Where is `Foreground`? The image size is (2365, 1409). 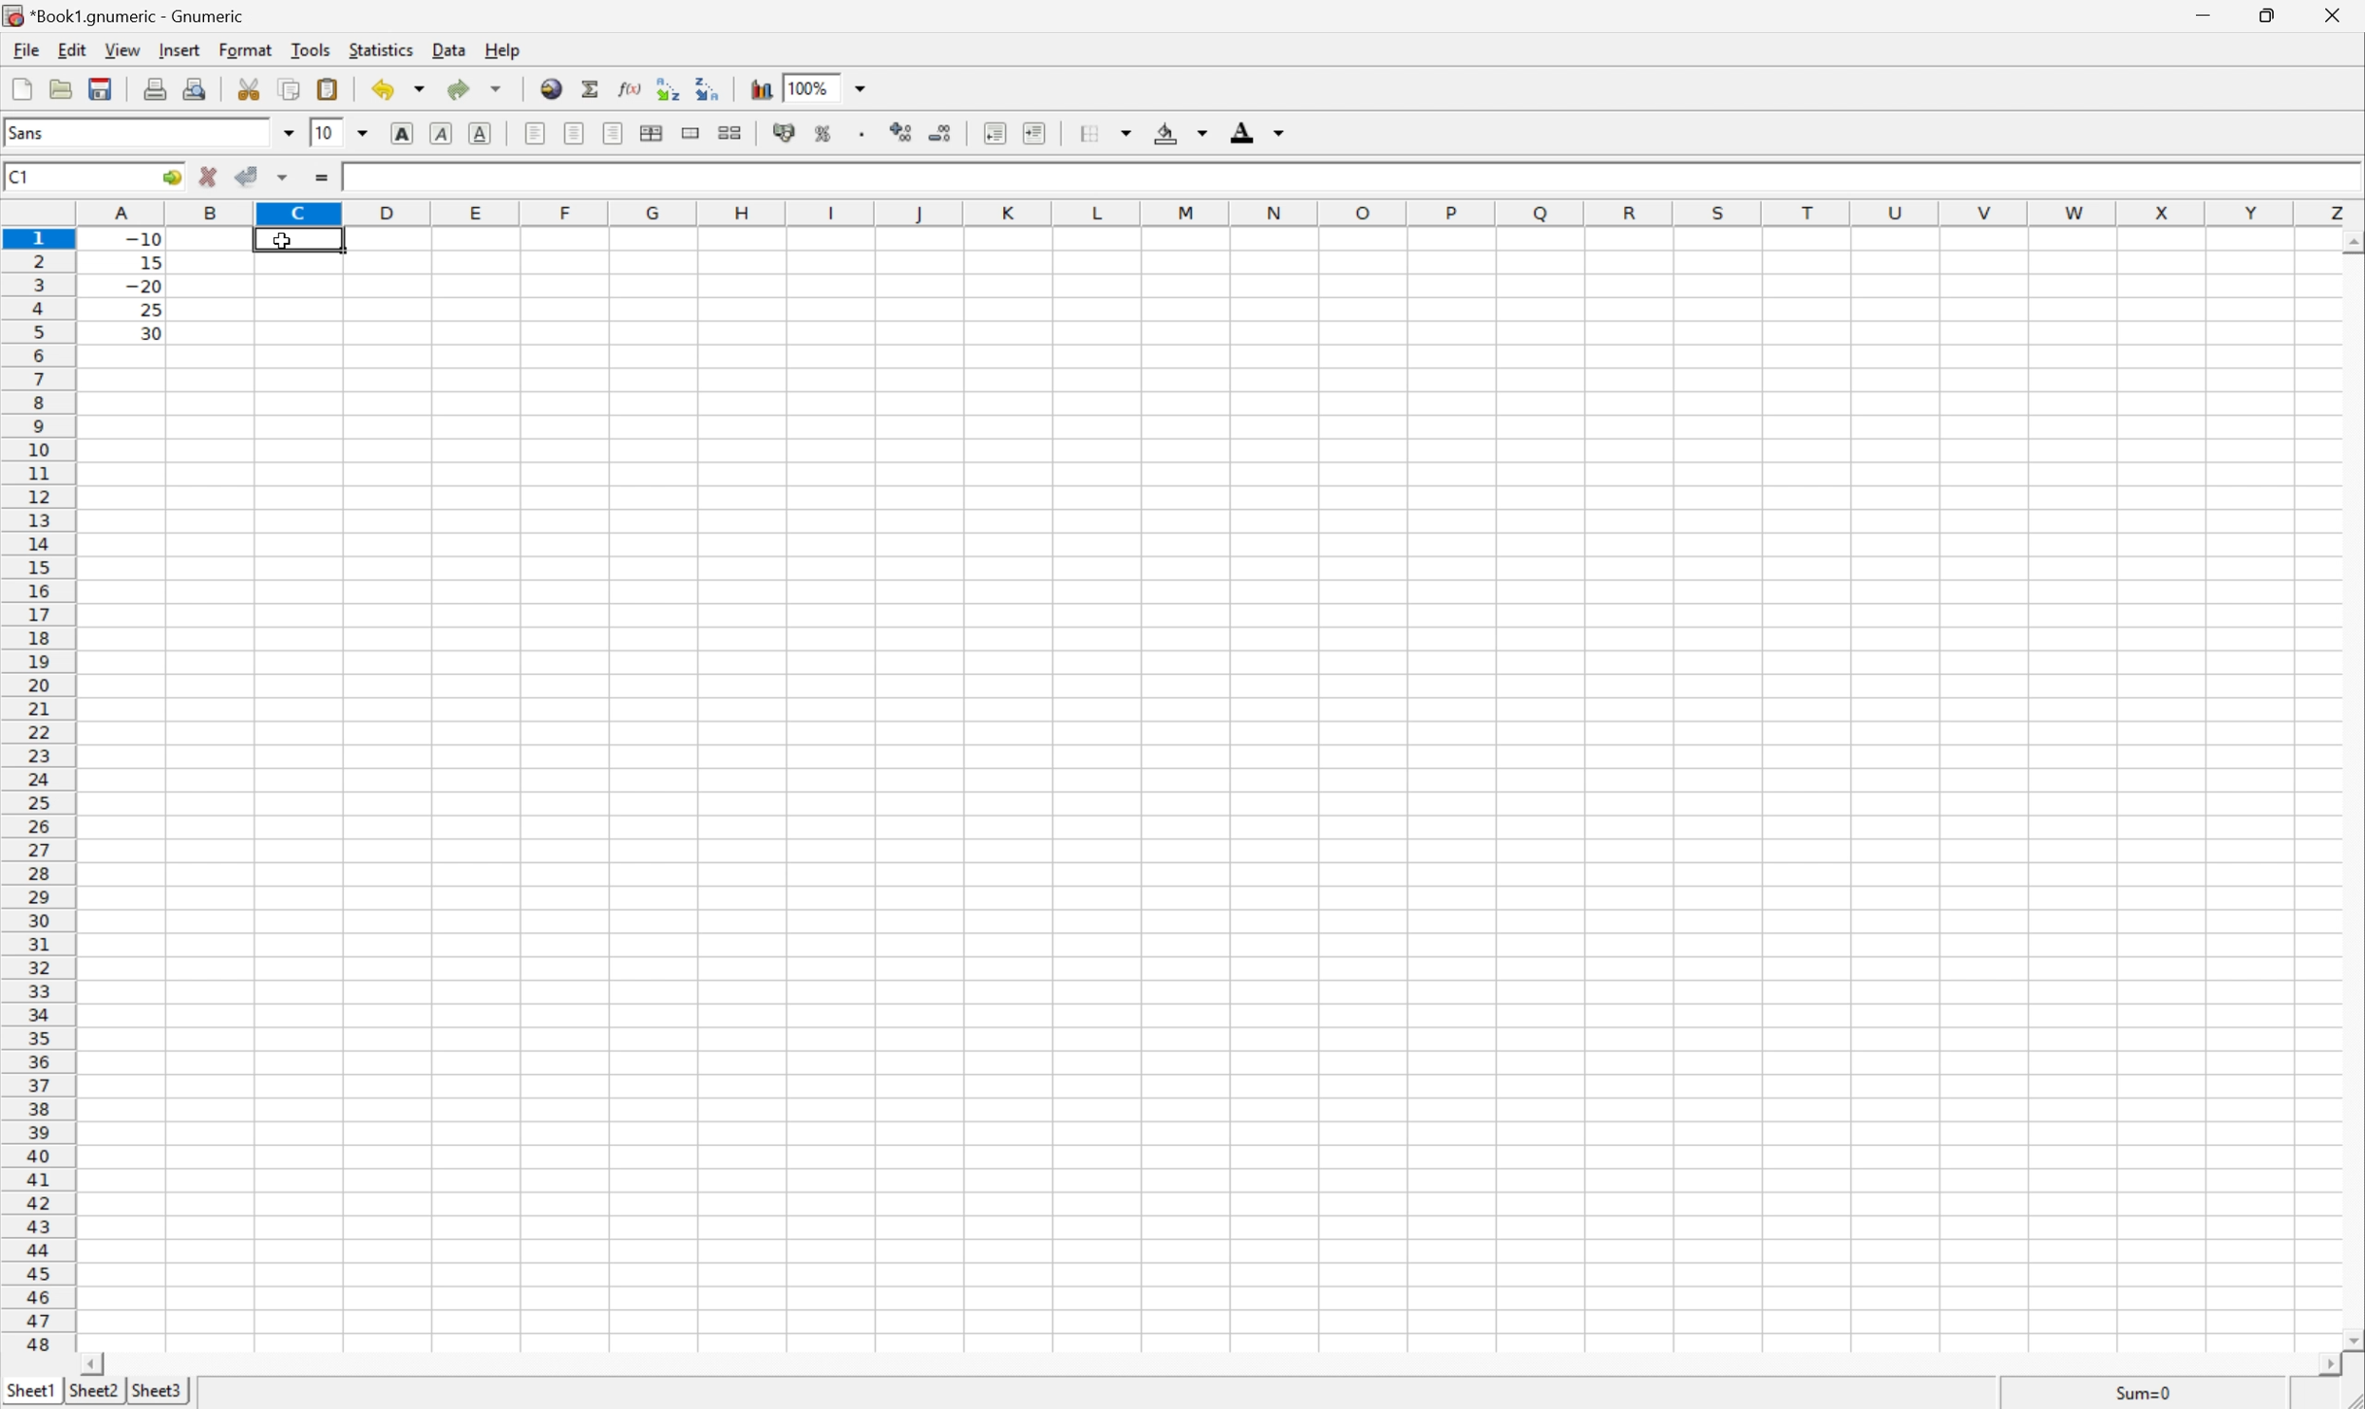
Foreground is located at coordinates (1240, 136).